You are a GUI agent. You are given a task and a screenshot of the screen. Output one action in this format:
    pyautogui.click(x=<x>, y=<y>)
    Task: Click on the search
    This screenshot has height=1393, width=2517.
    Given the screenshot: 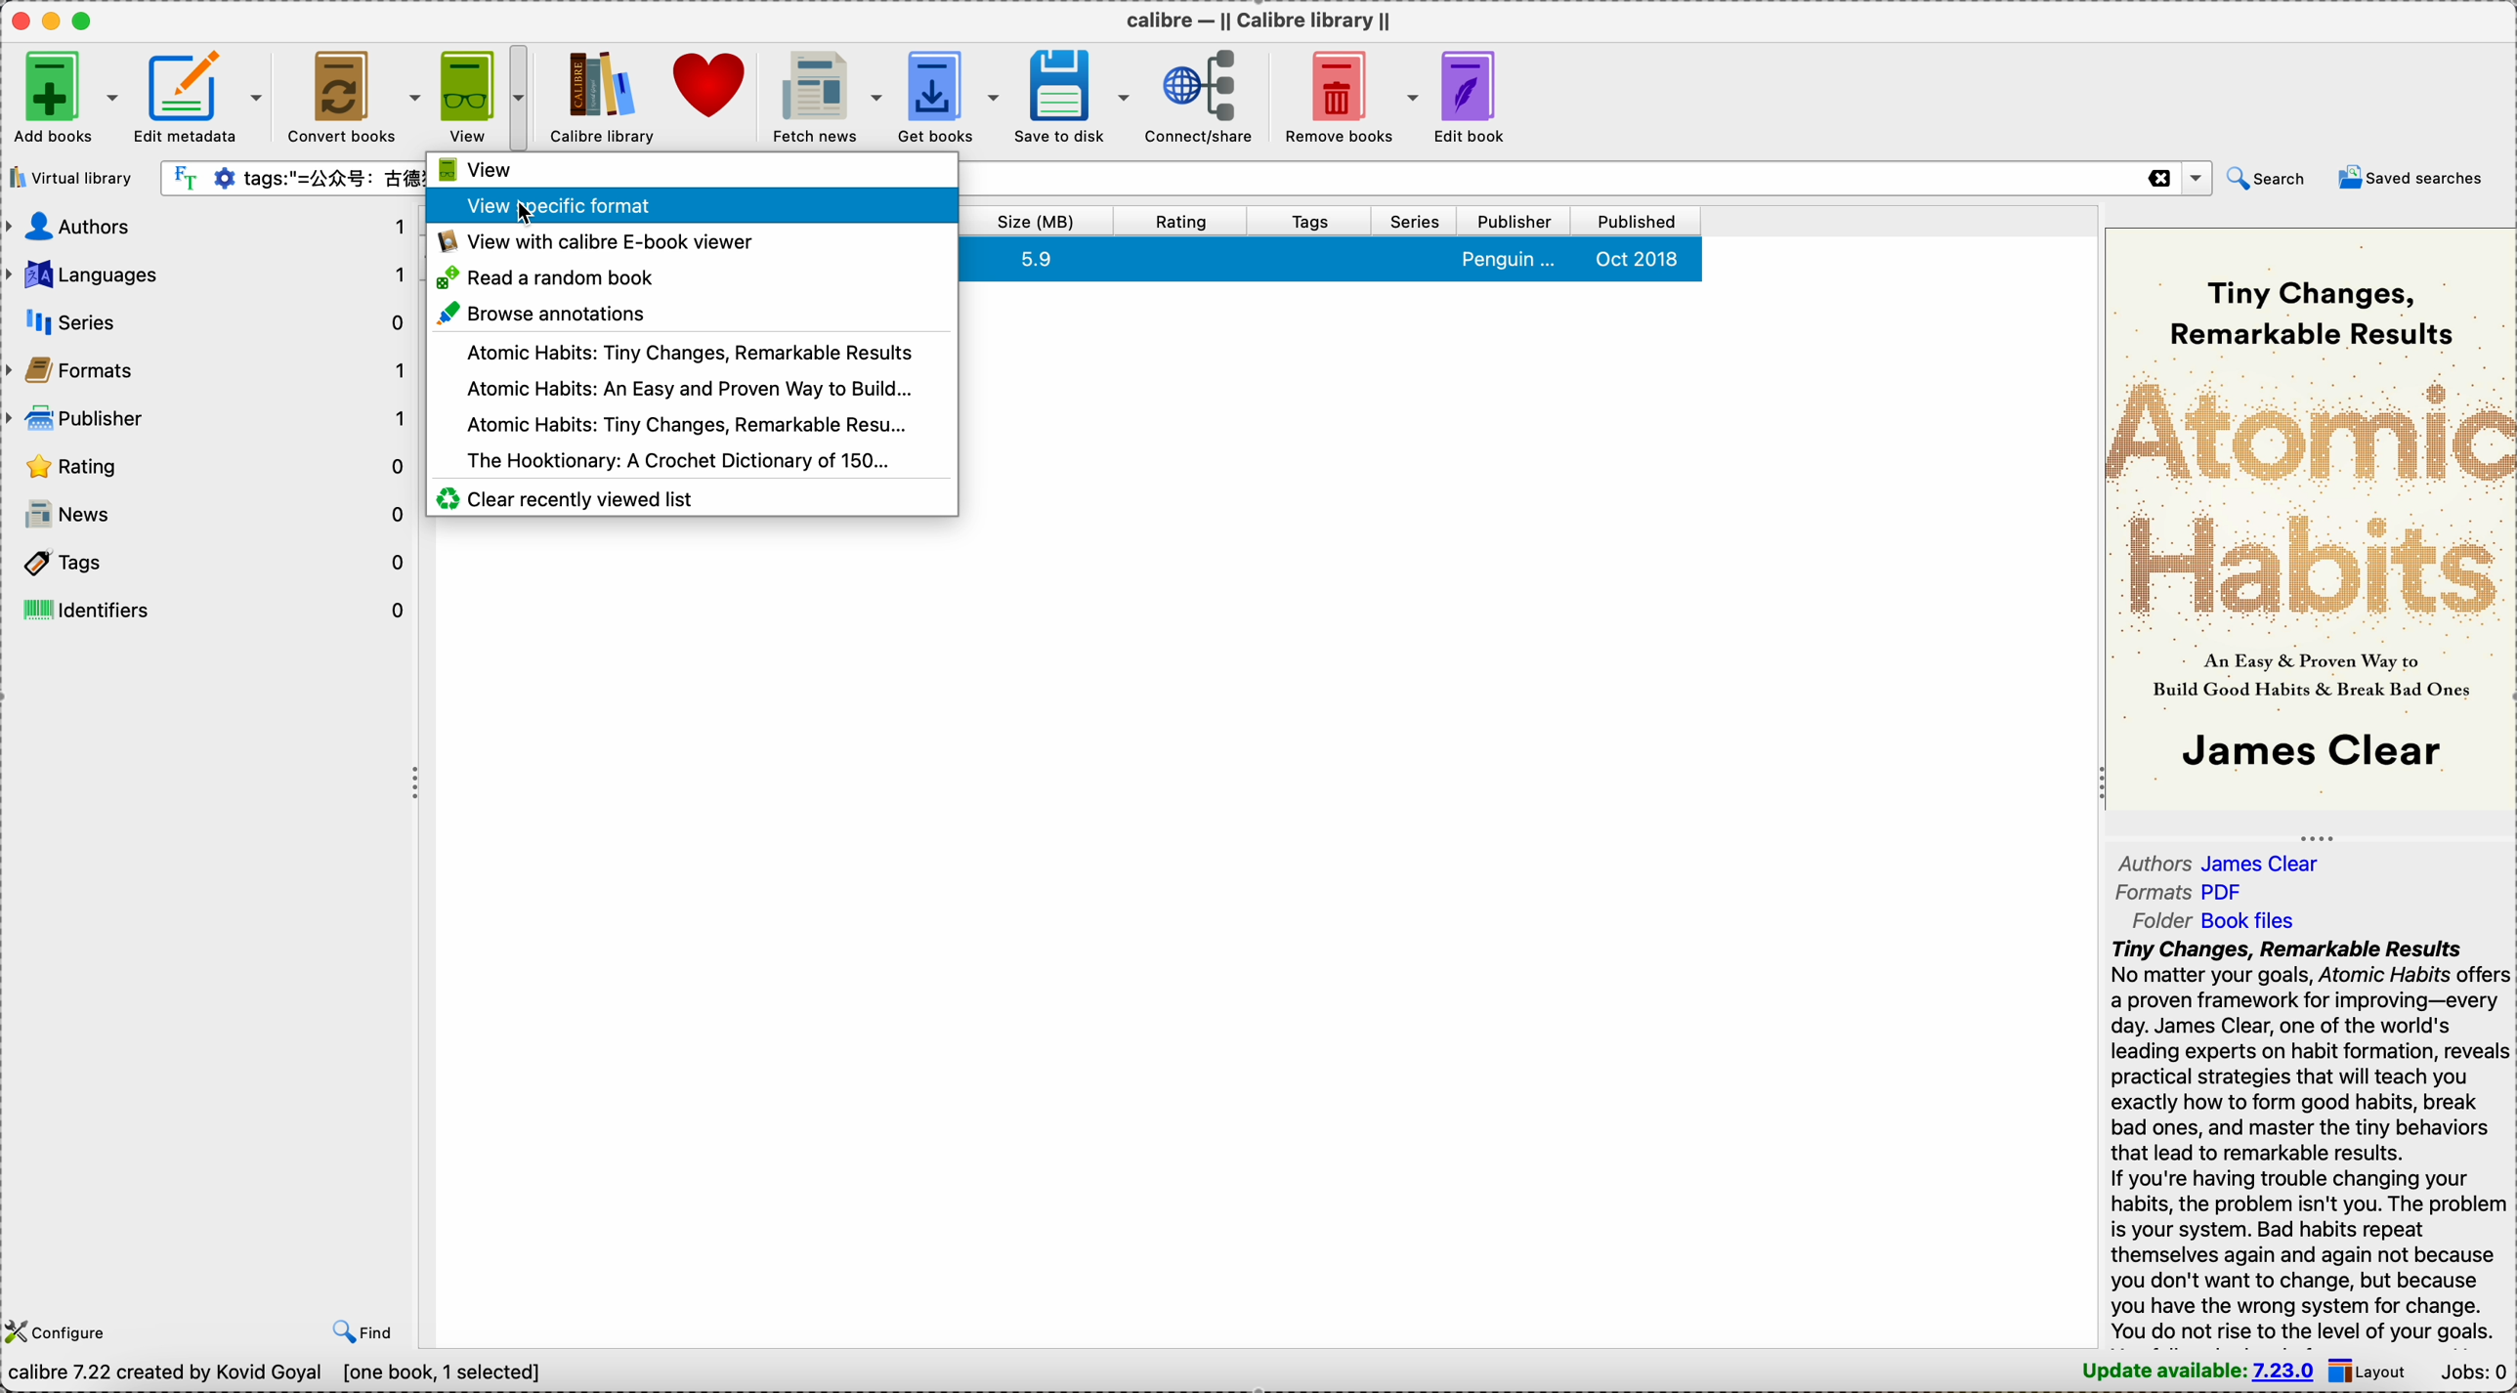 What is the action you would take?
    pyautogui.click(x=2266, y=178)
    